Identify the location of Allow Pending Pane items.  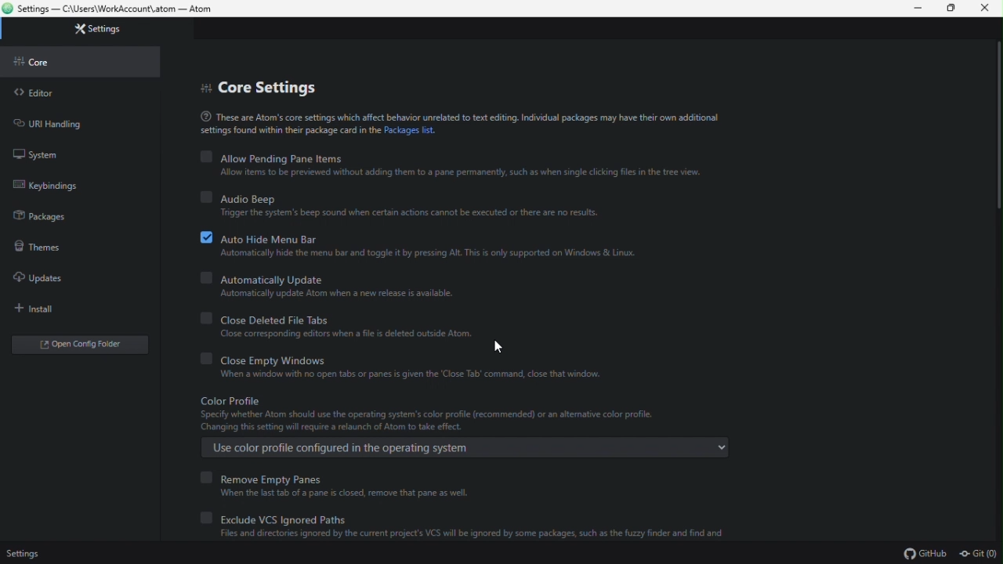
(276, 156).